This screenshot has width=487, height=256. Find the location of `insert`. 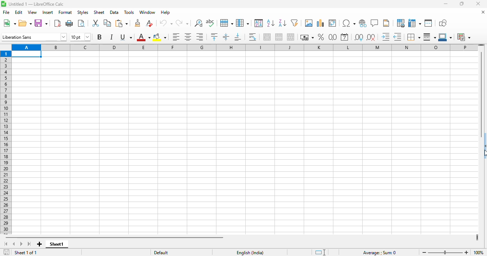

insert is located at coordinates (47, 12).